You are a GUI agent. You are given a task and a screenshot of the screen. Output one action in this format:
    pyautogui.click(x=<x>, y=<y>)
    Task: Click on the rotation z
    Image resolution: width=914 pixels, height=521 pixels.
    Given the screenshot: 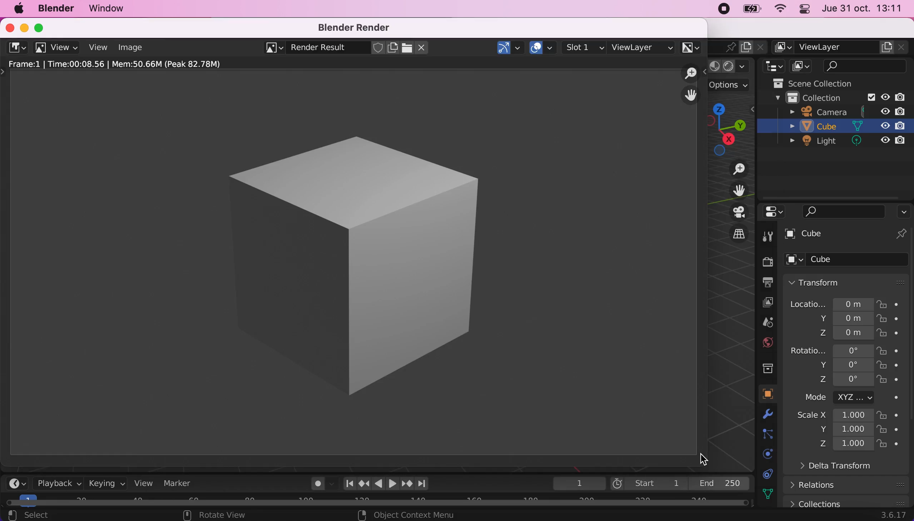 What is the action you would take?
    pyautogui.click(x=828, y=382)
    